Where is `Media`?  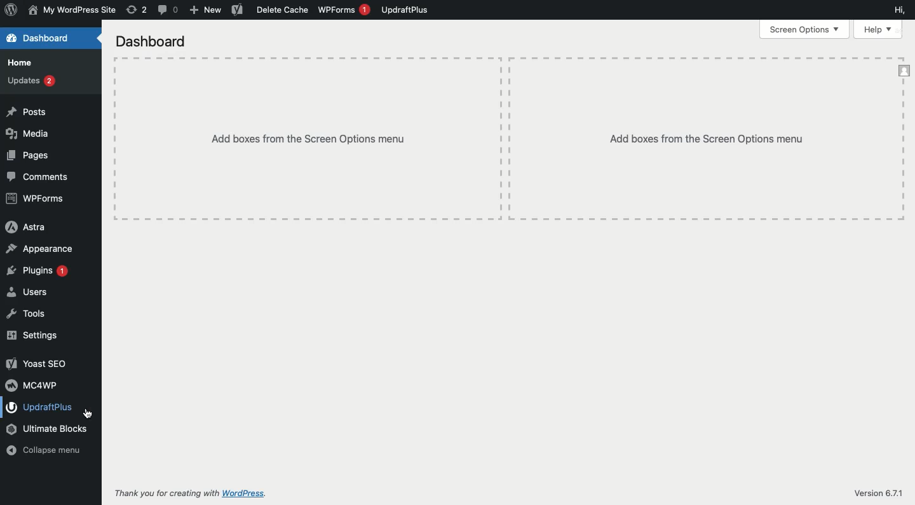 Media is located at coordinates (30, 132).